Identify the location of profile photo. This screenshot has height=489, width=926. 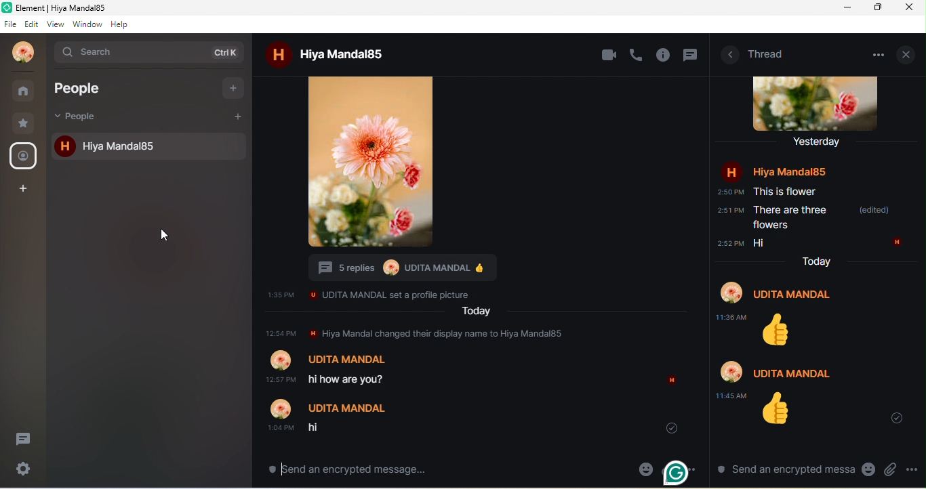
(373, 163).